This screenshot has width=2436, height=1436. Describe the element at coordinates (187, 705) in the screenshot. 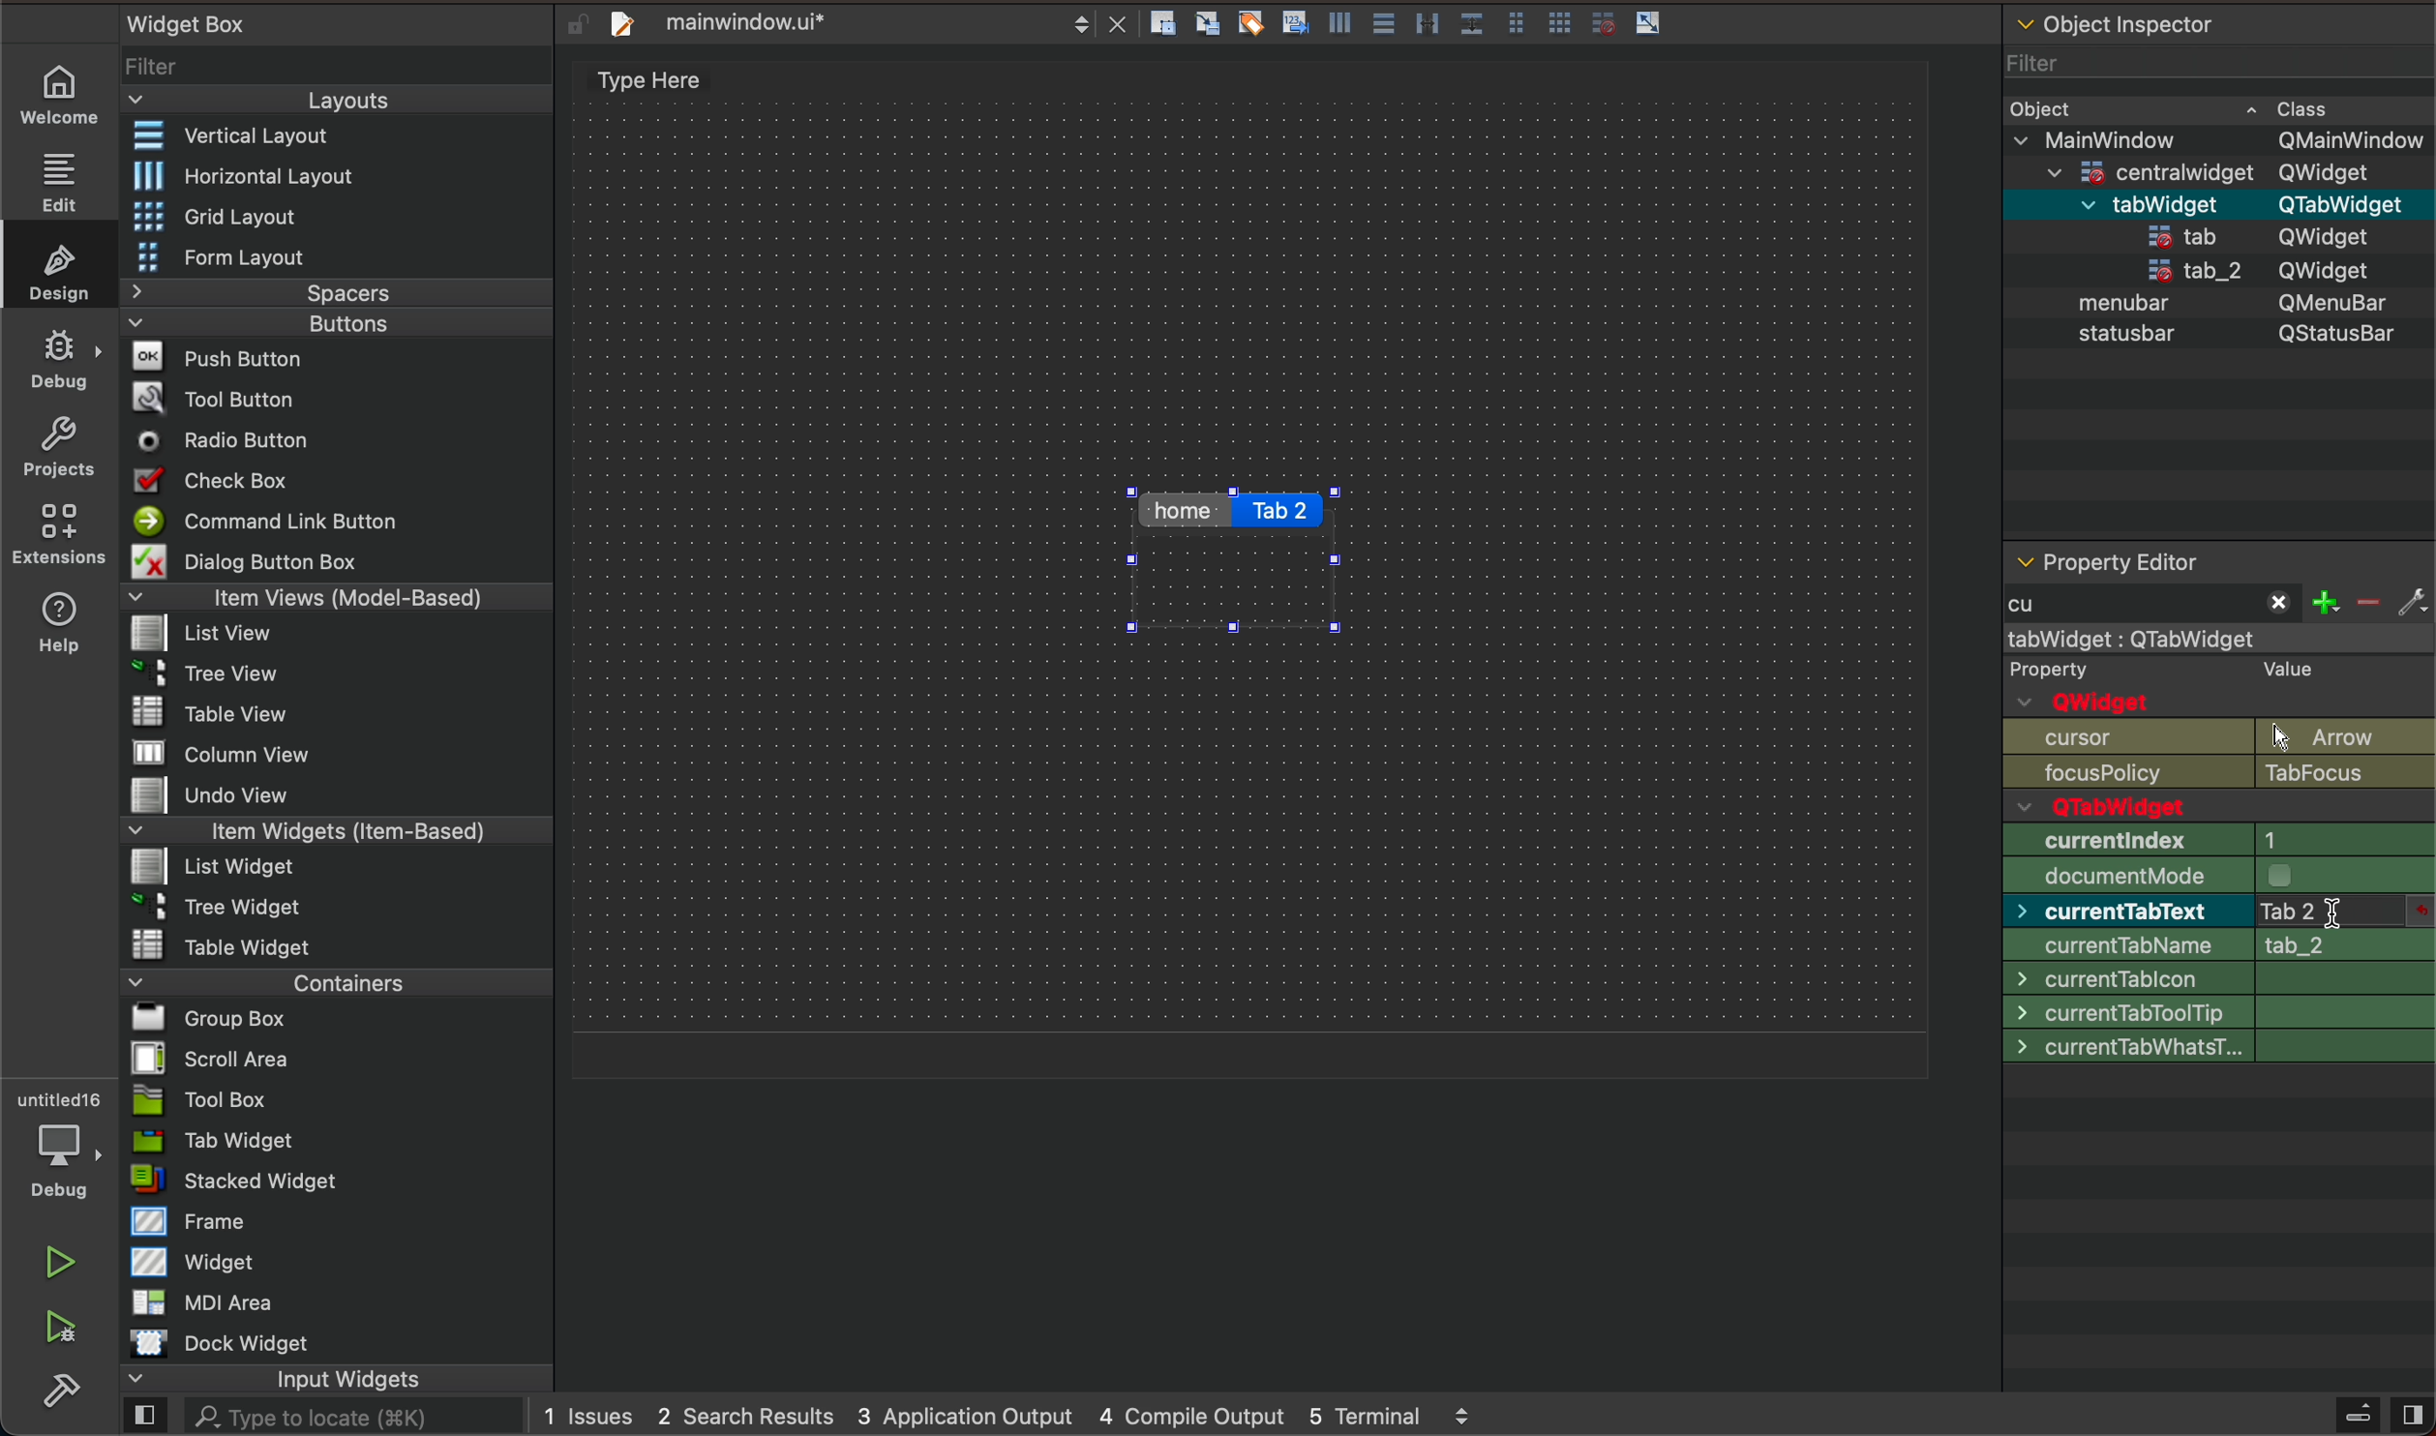

I see `Table View` at that location.